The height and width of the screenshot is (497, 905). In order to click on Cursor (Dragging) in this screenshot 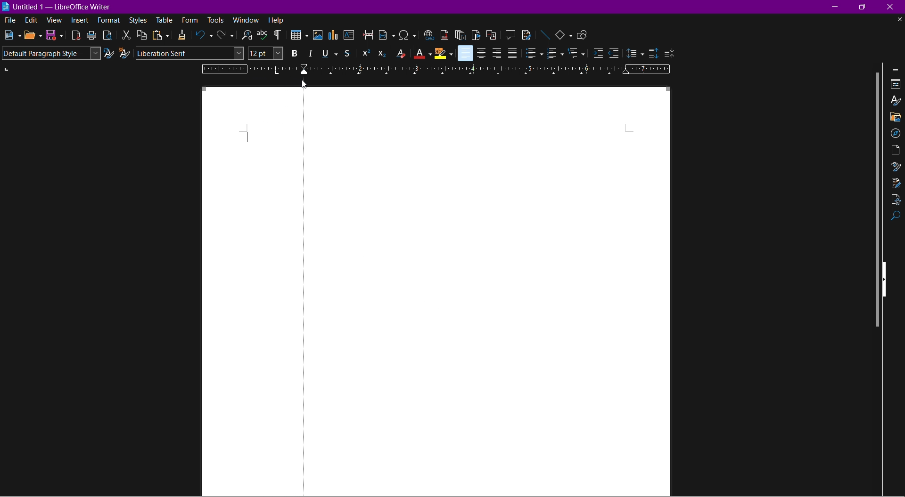, I will do `click(303, 83)`.